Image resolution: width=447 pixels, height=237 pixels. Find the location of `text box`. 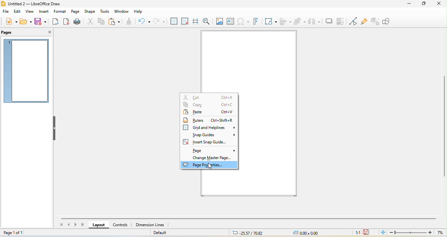

text box is located at coordinates (230, 21).